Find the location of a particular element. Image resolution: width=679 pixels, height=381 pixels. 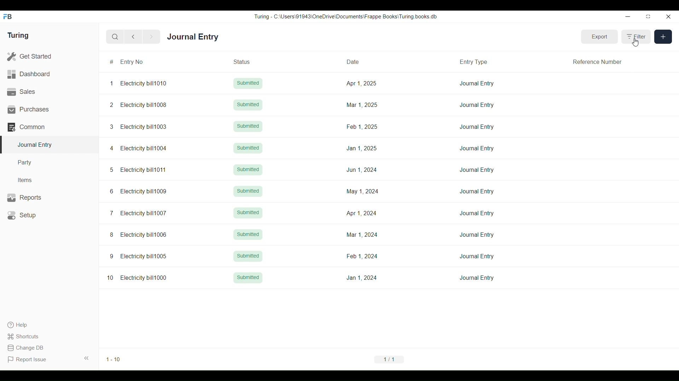

Reference Number is located at coordinates (597, 61).